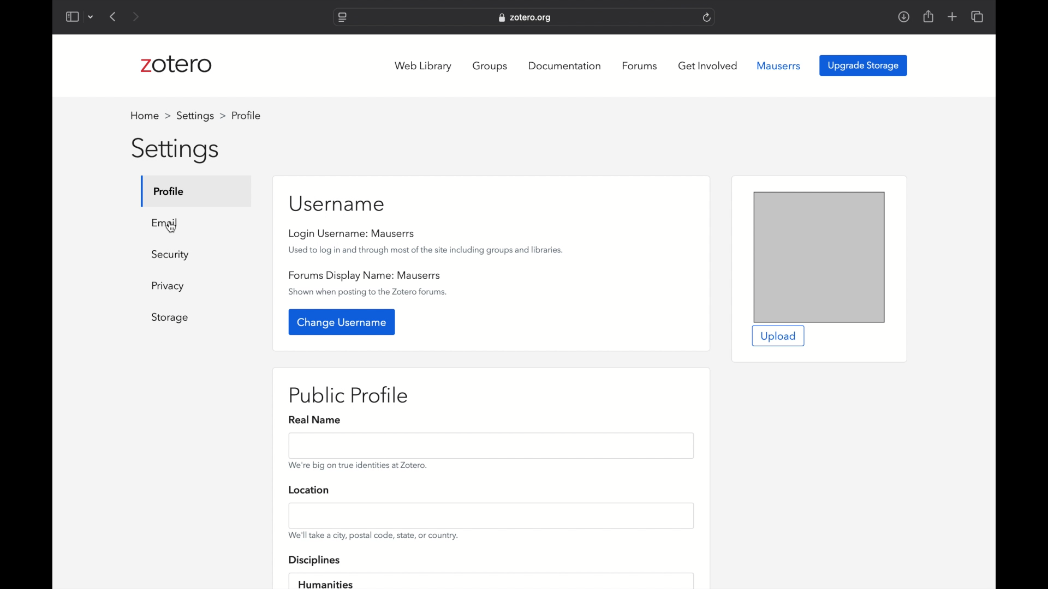 The image size is (1048, 589). I want to click on web library, so click(424, 67).